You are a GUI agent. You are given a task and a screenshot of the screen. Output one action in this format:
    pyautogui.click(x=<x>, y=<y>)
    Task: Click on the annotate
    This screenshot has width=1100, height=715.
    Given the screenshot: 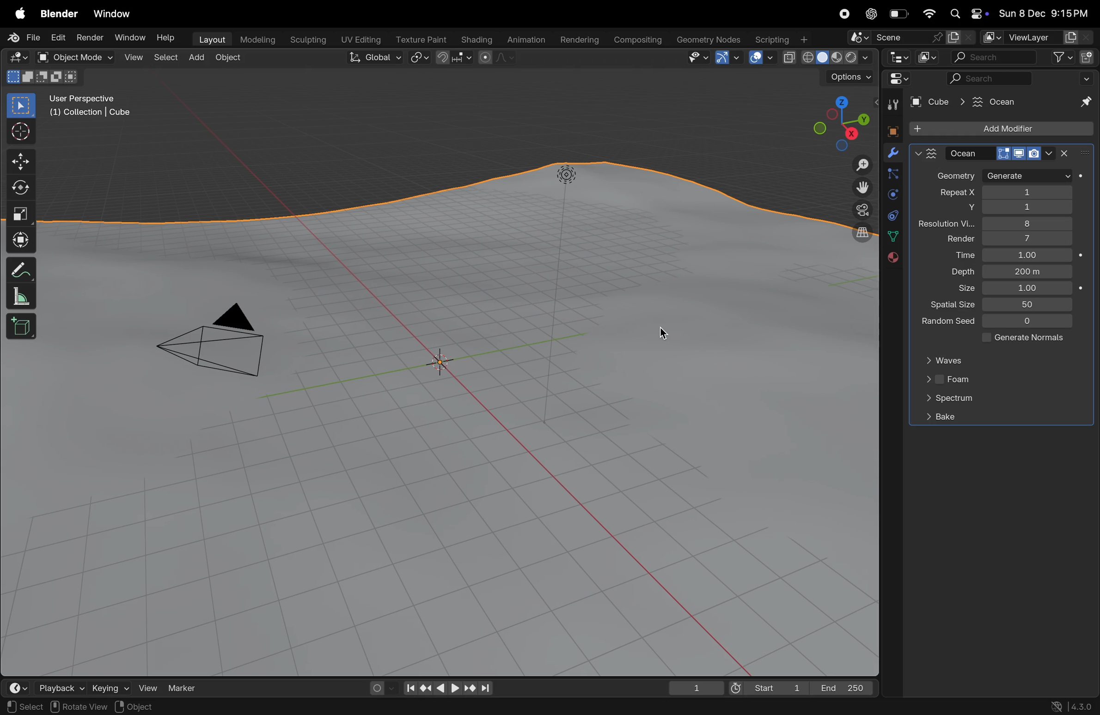 What is the action you would take?
    pyautogui.click(x=21, y=270)
    